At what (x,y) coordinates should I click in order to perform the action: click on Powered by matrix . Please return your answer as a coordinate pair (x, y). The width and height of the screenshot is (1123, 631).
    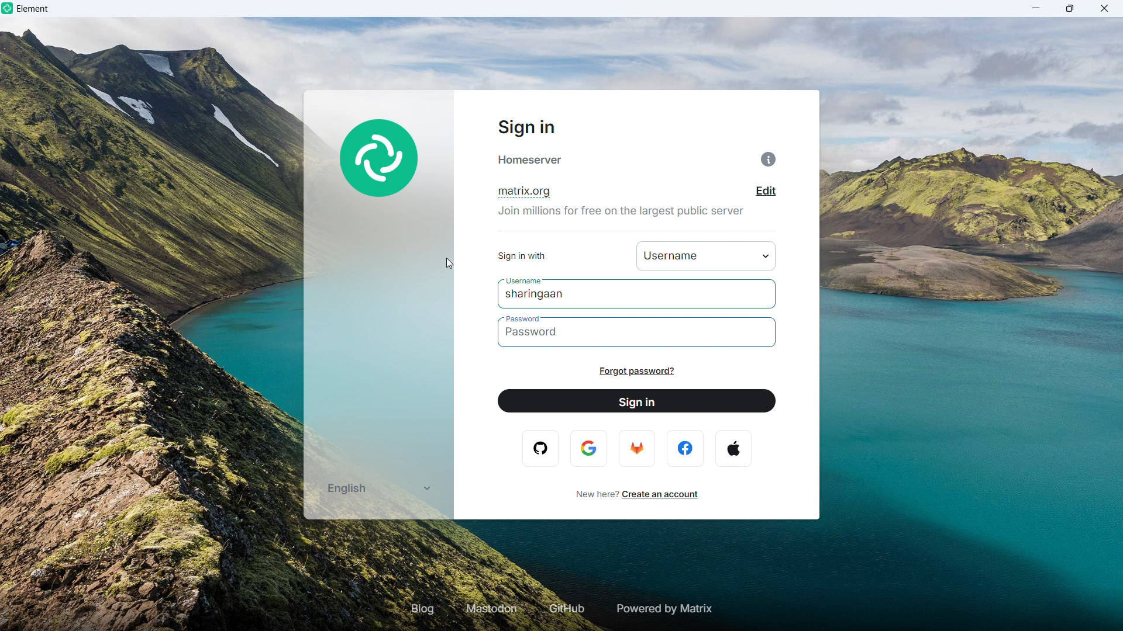
    Looking at the image, I should click on (663, 609).